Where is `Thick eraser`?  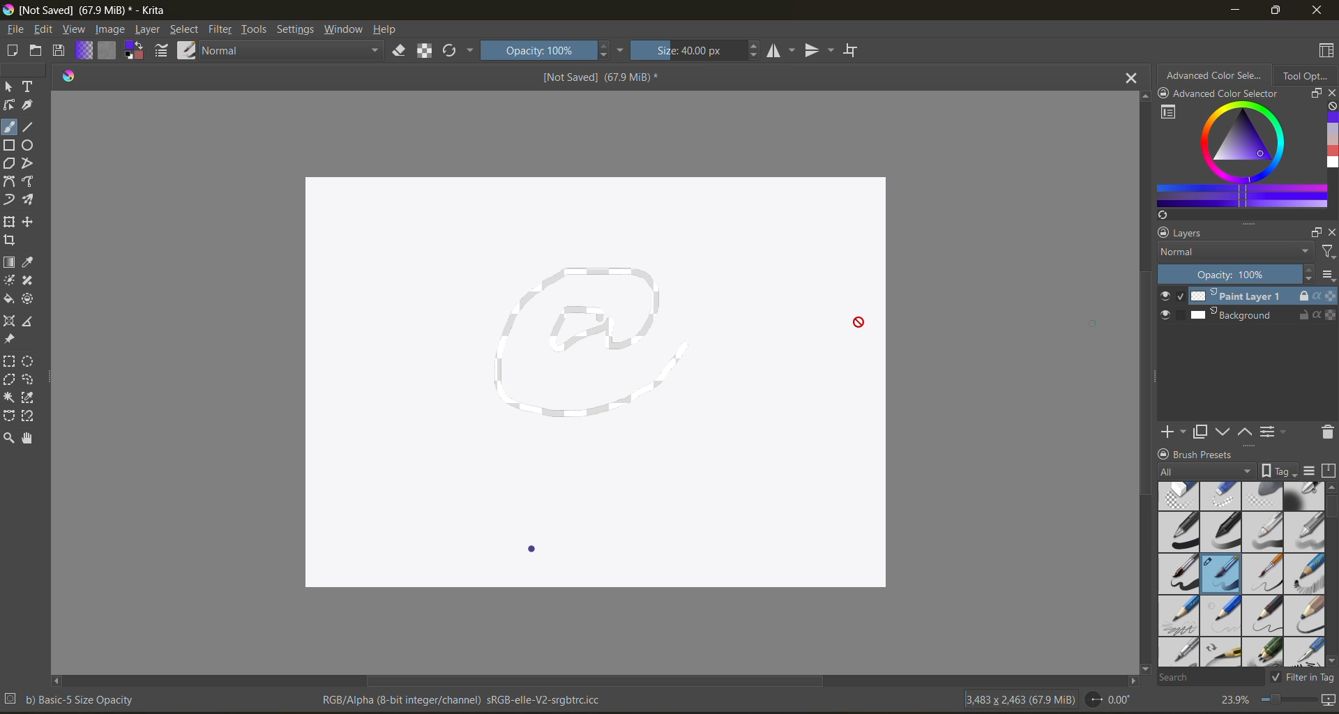 Thick eraser is located at coordinates (1178, 496).